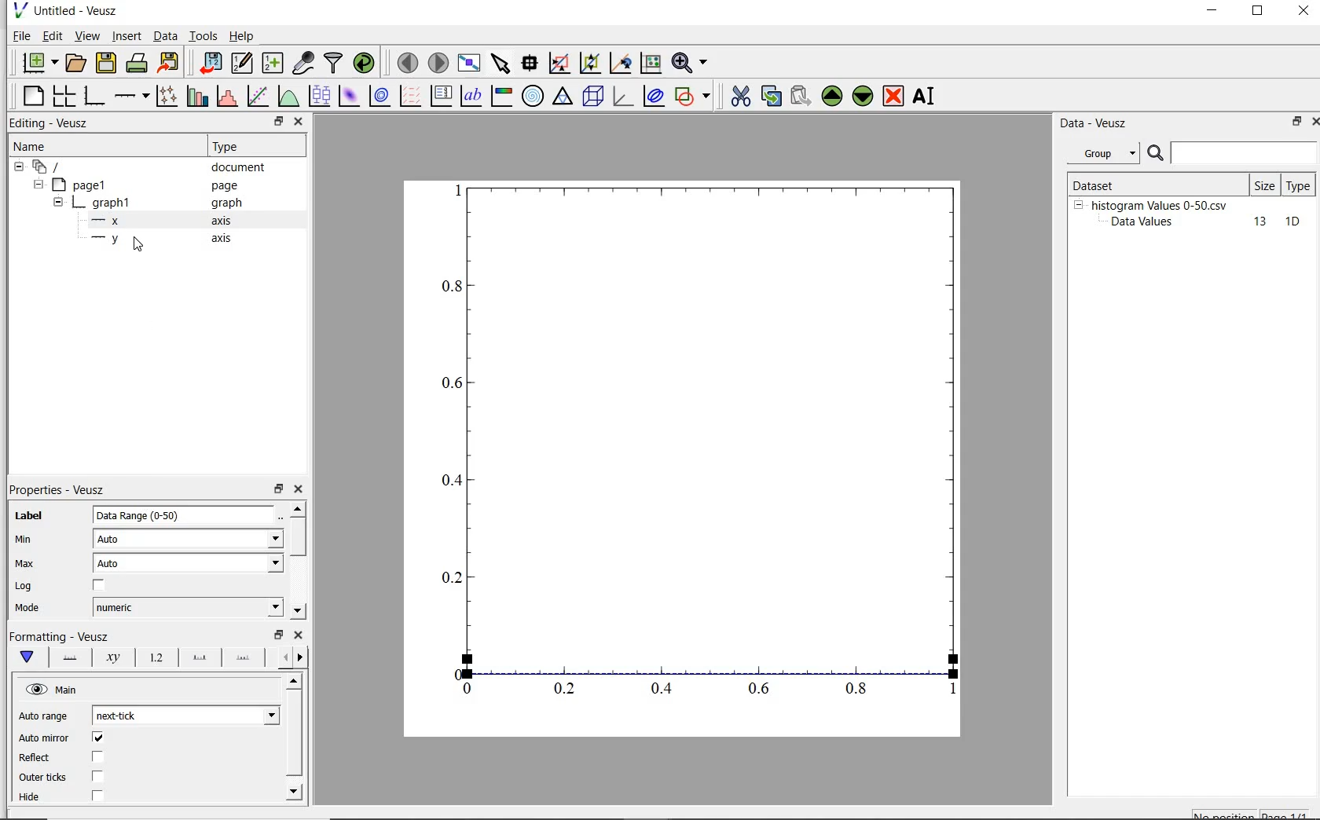 The width and height of the screenshot is (1320, 820). I want to click on properties-veusz, so click(57, 490).